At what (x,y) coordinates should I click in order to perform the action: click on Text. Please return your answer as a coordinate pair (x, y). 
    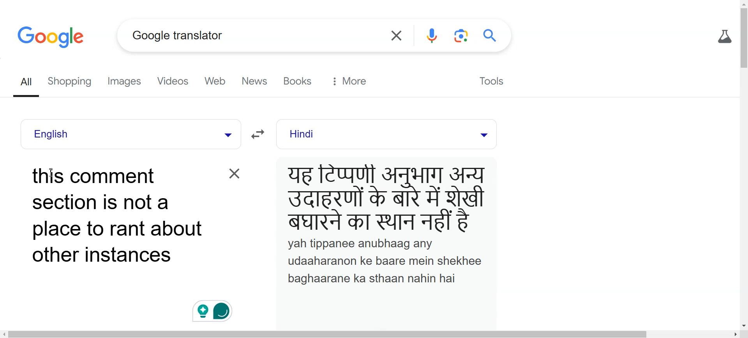
    Looking at the image, I should click on (117, 216).